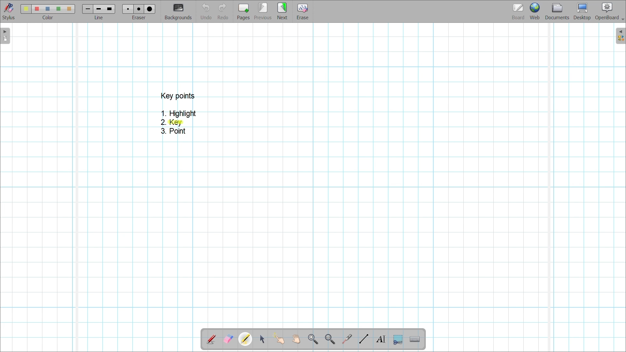  Describe the element at coordinates (9, 11) in the screenshot. I see `Stylus menu at the bottom of the page` at that location.